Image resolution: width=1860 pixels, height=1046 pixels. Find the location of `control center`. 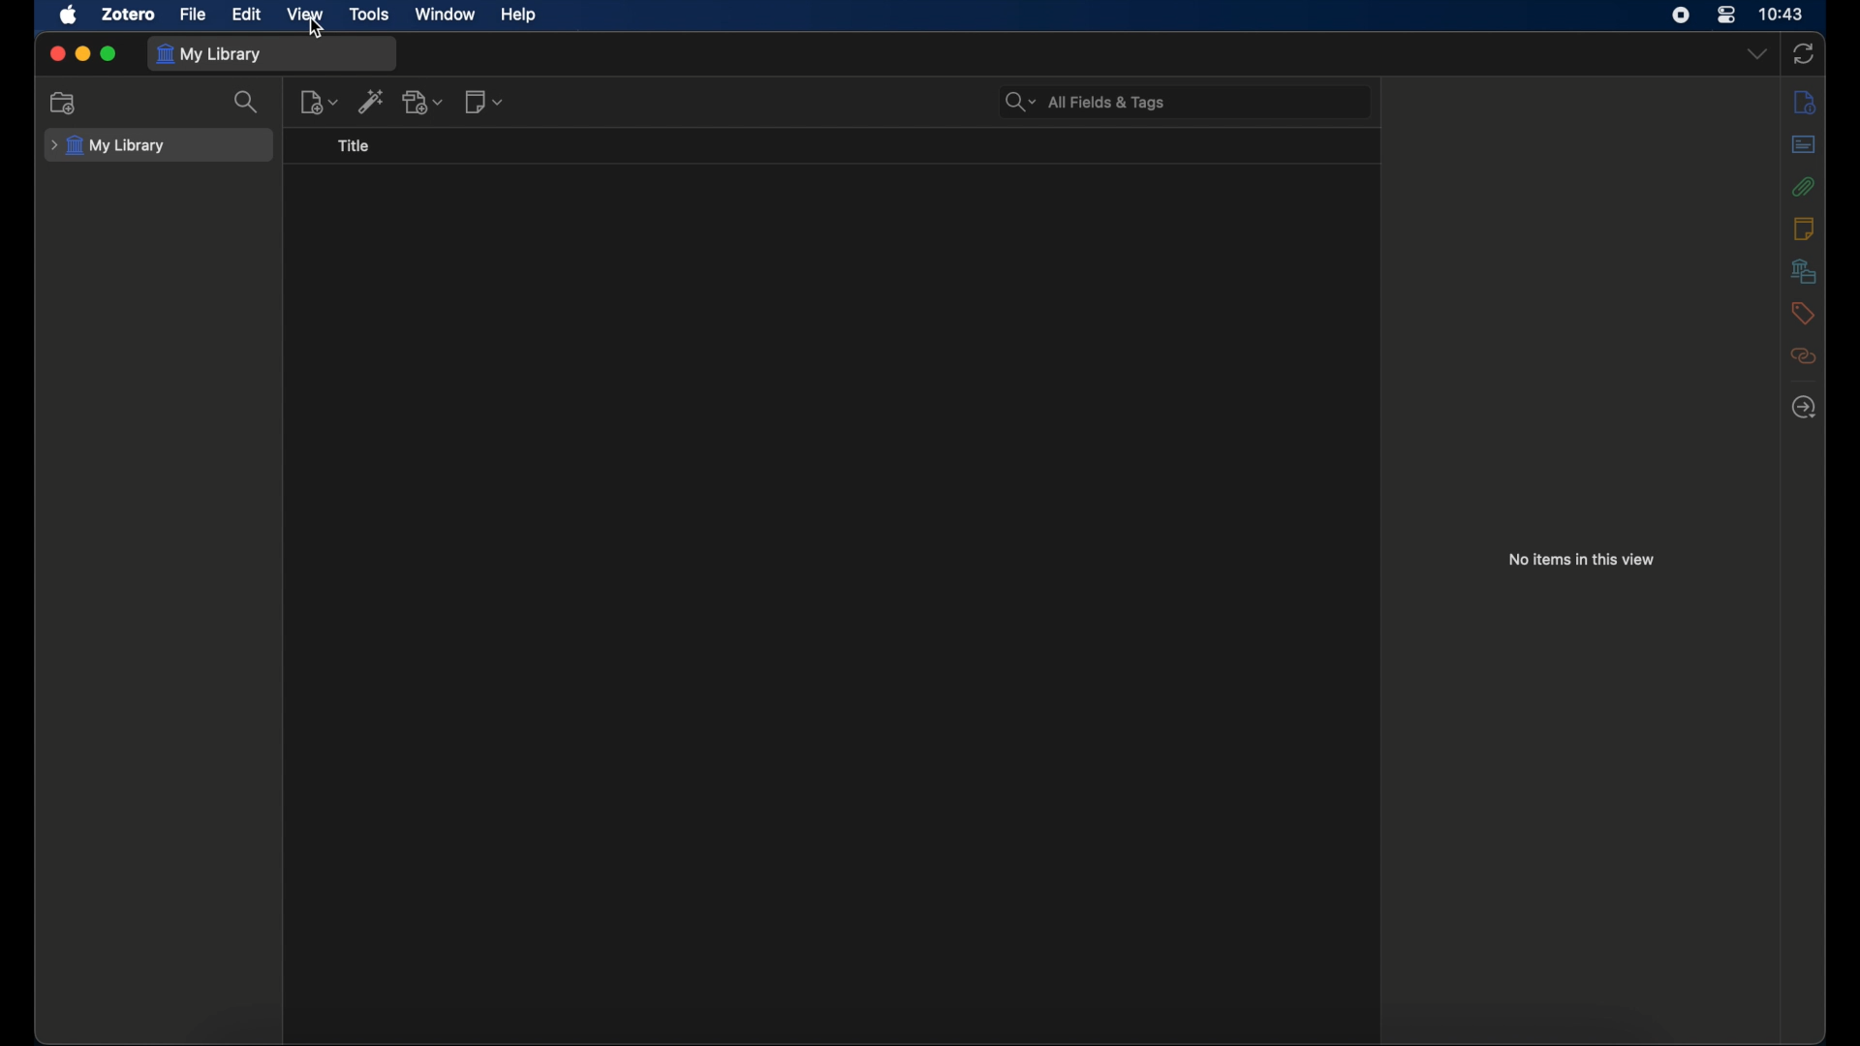

control center is located at coordinates (1725, 15).